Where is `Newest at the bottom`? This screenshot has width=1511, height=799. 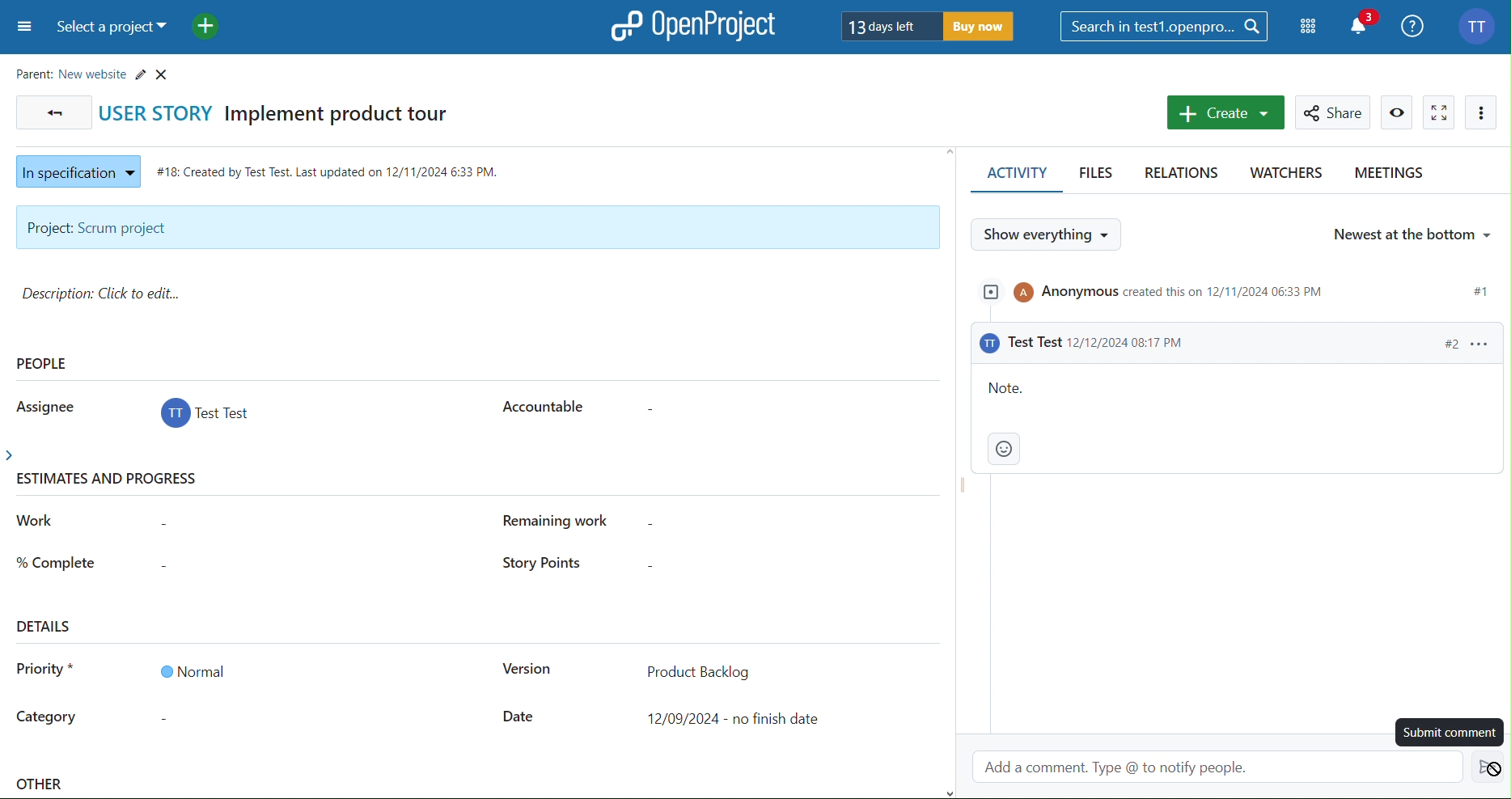 Newest at the bottom is located at coordinates (1411, 232).